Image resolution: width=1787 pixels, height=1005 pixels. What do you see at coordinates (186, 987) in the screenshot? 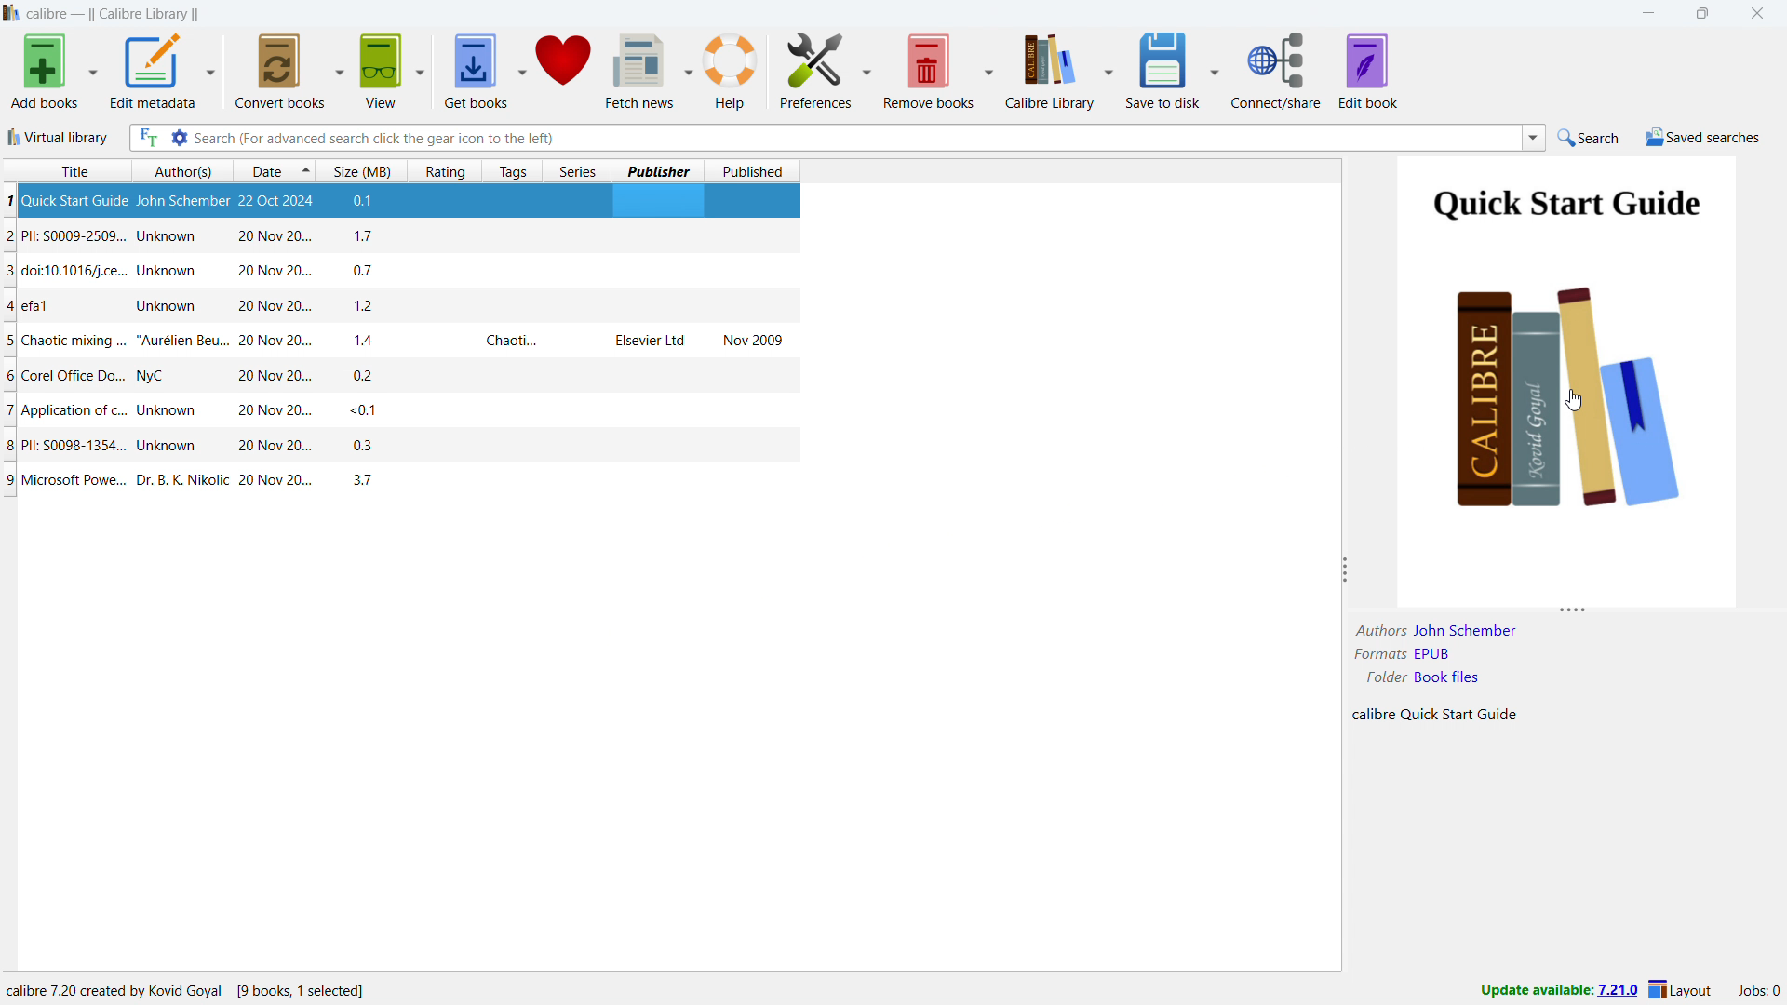
I see `alibre 7.20 created by Kovid Goyal` at bounding box center [186, 987].